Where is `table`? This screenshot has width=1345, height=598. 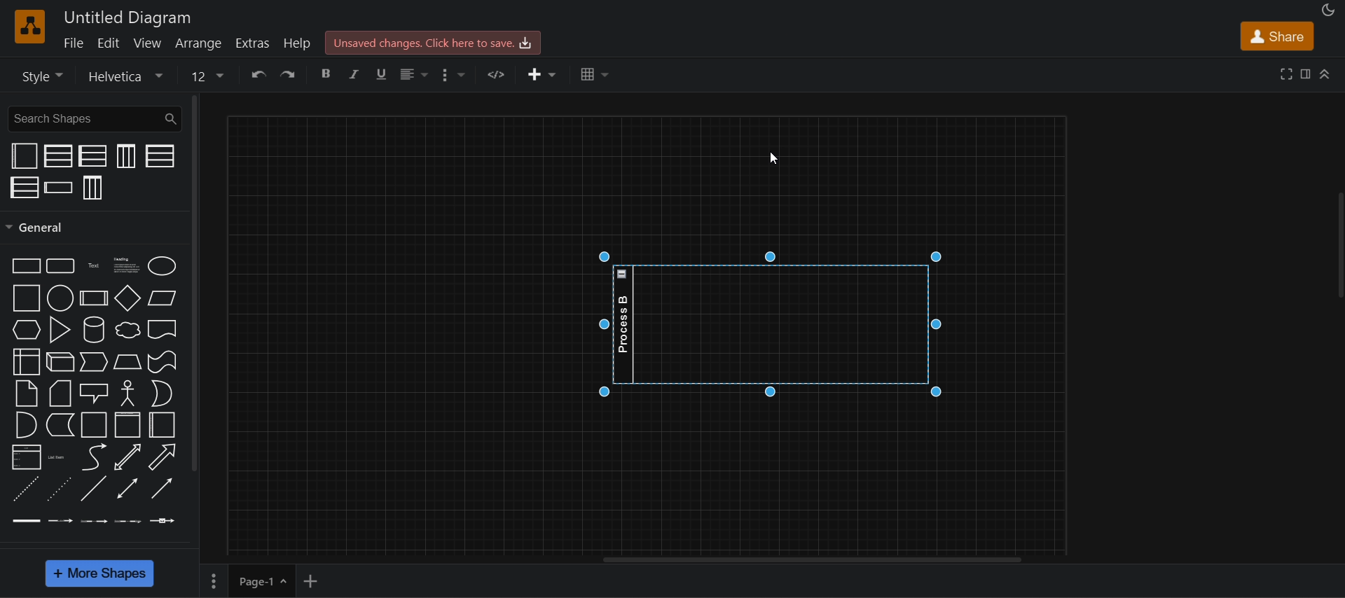 table is located at coordinates (594, 75).